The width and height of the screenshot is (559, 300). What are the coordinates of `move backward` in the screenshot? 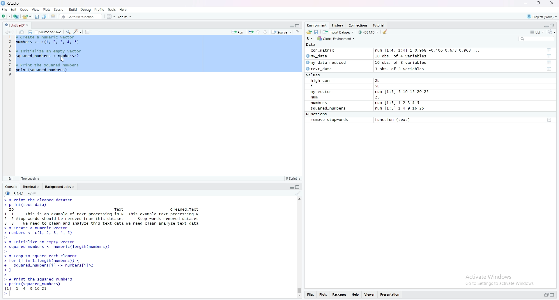 It's located at (7, 31).